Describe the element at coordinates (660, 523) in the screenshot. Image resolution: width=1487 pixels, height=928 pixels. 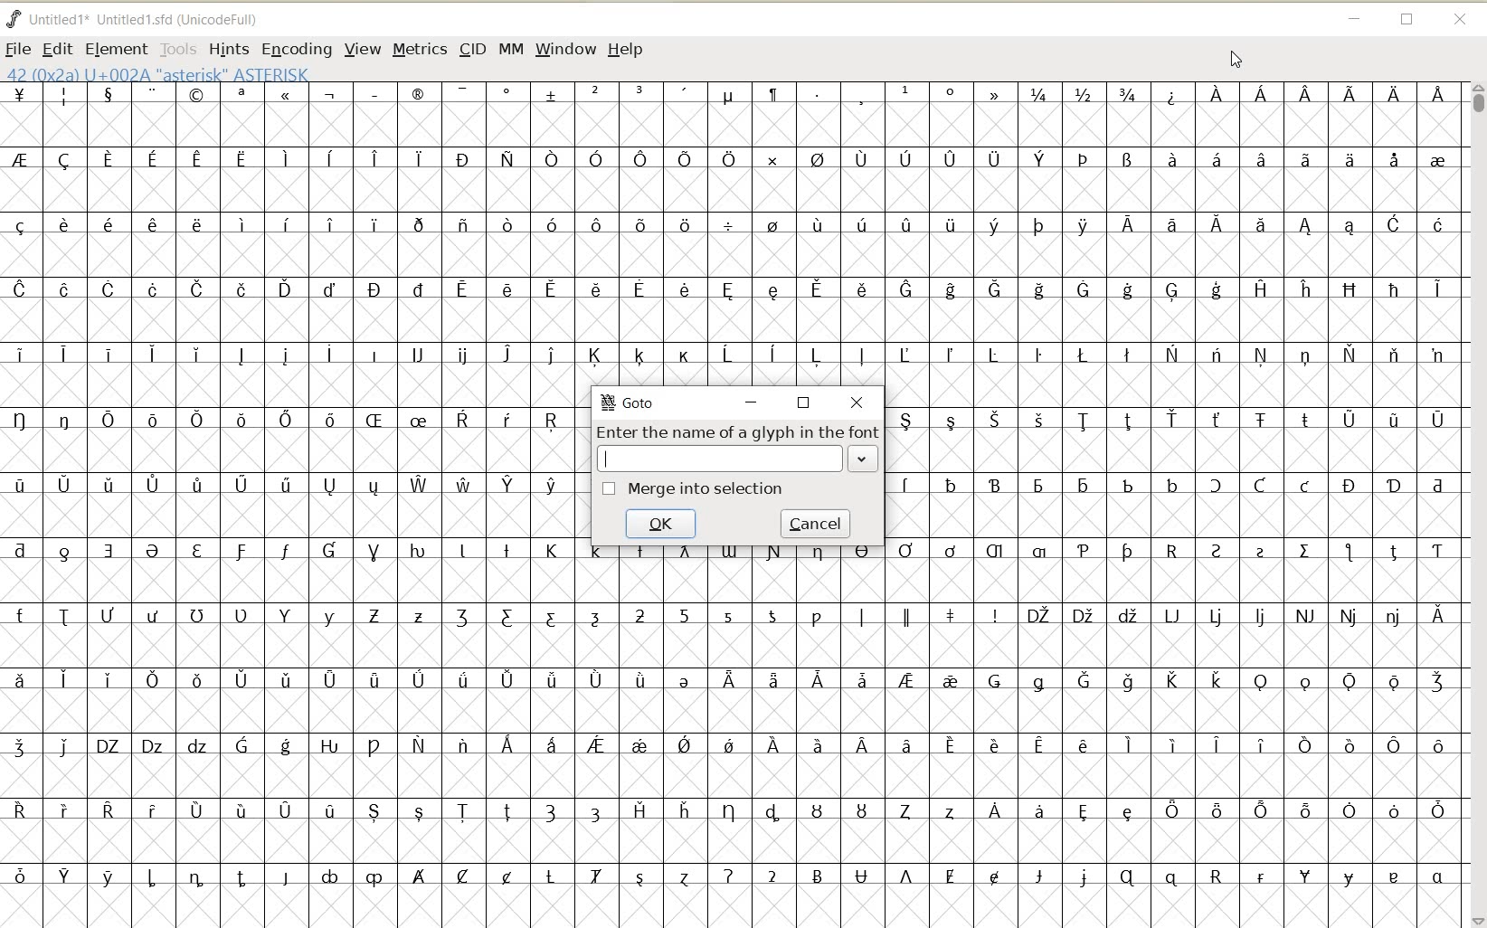
I see `ok` at that location.